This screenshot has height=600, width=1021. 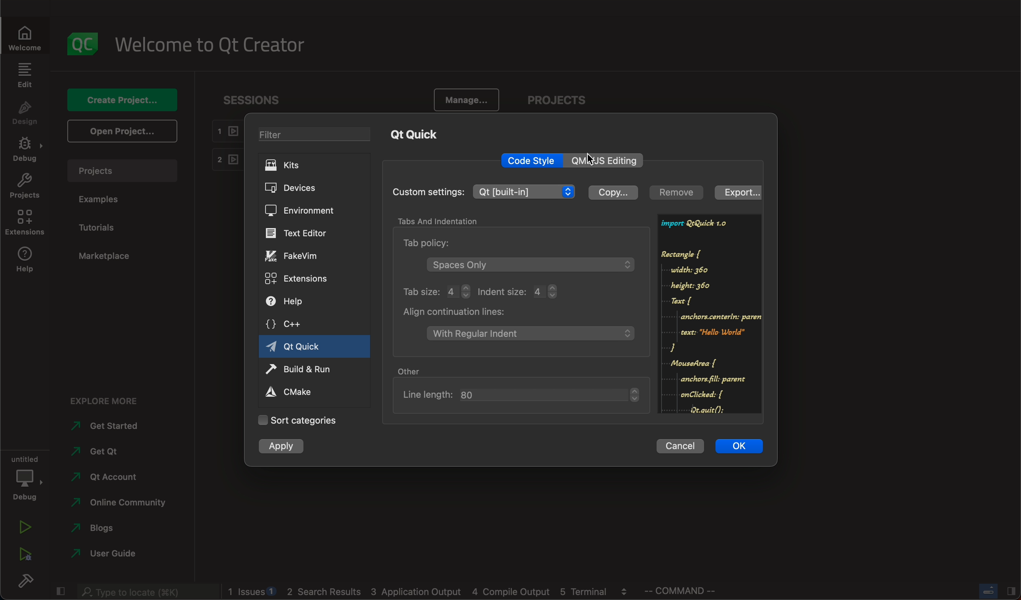 I want to click on design, so click(x=25, y=113).